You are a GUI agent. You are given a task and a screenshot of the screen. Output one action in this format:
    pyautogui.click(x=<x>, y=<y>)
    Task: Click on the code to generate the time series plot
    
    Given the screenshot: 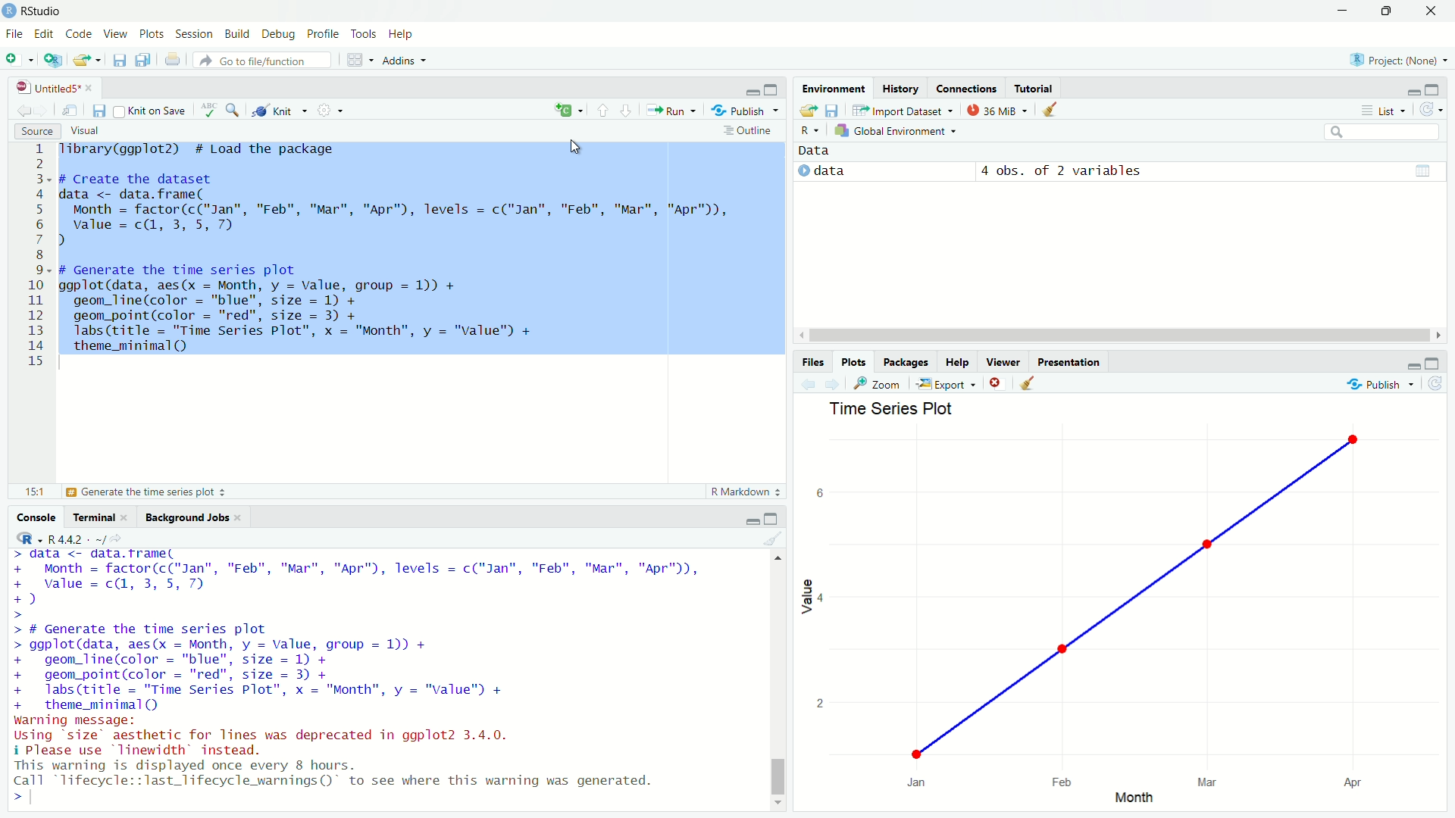 What is the action you would take?
    pyautogui.click(x=279, y=669)
    